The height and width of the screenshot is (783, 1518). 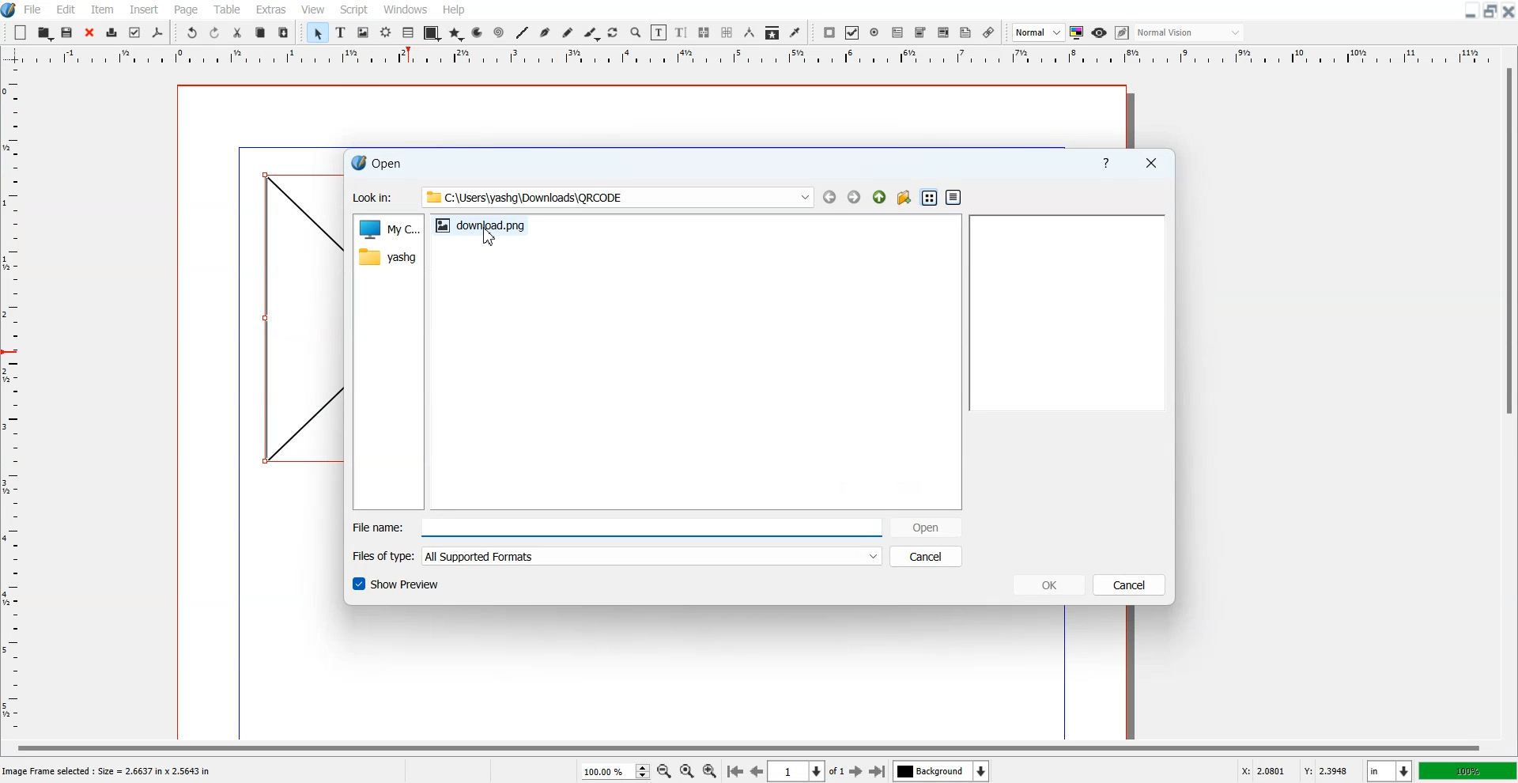 I want to click on Unlink Text frame, so click(x=727, y=32).